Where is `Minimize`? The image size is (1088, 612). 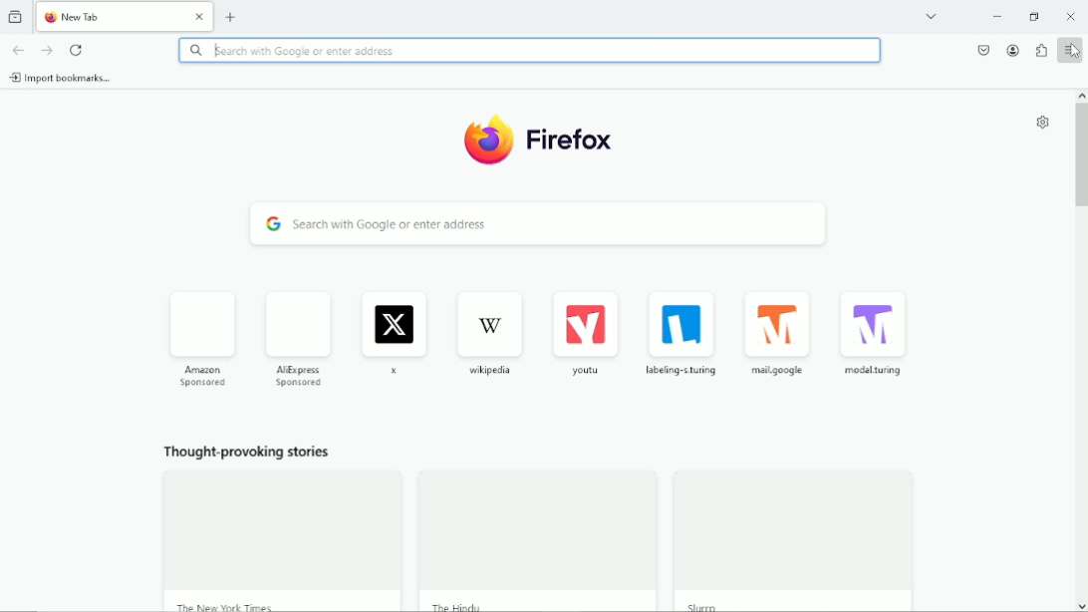 Minimize is located at coordinates (999, 17).